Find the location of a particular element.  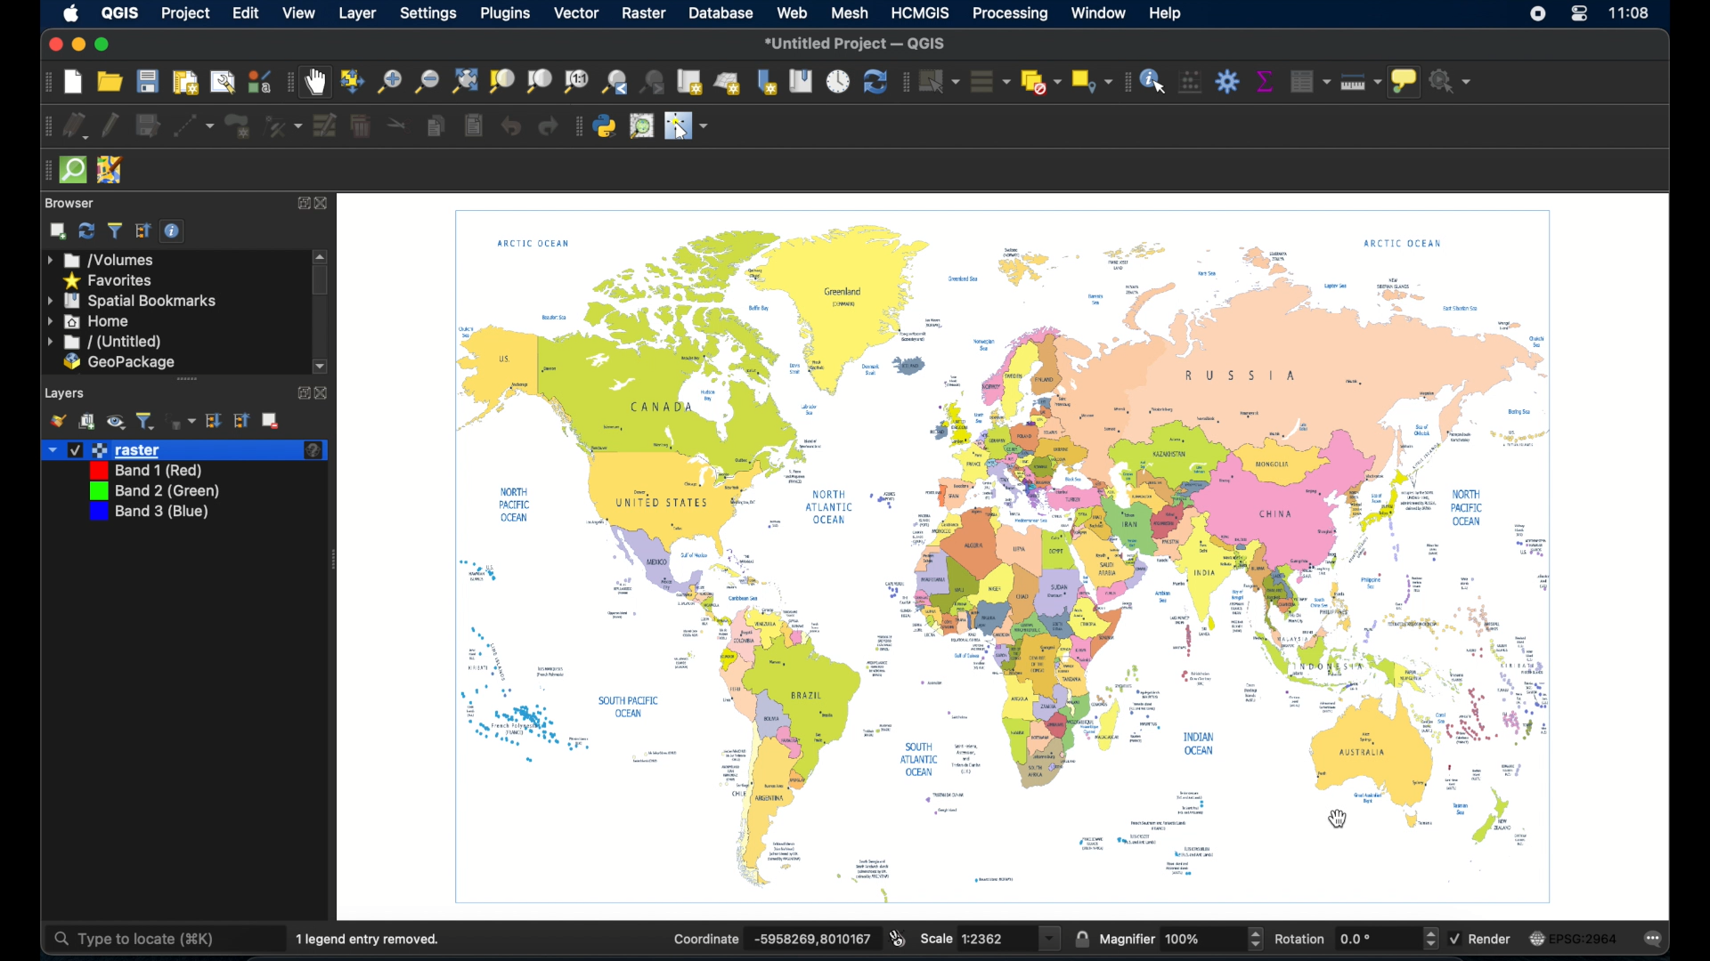

undo is located at coordinates (510, 127).